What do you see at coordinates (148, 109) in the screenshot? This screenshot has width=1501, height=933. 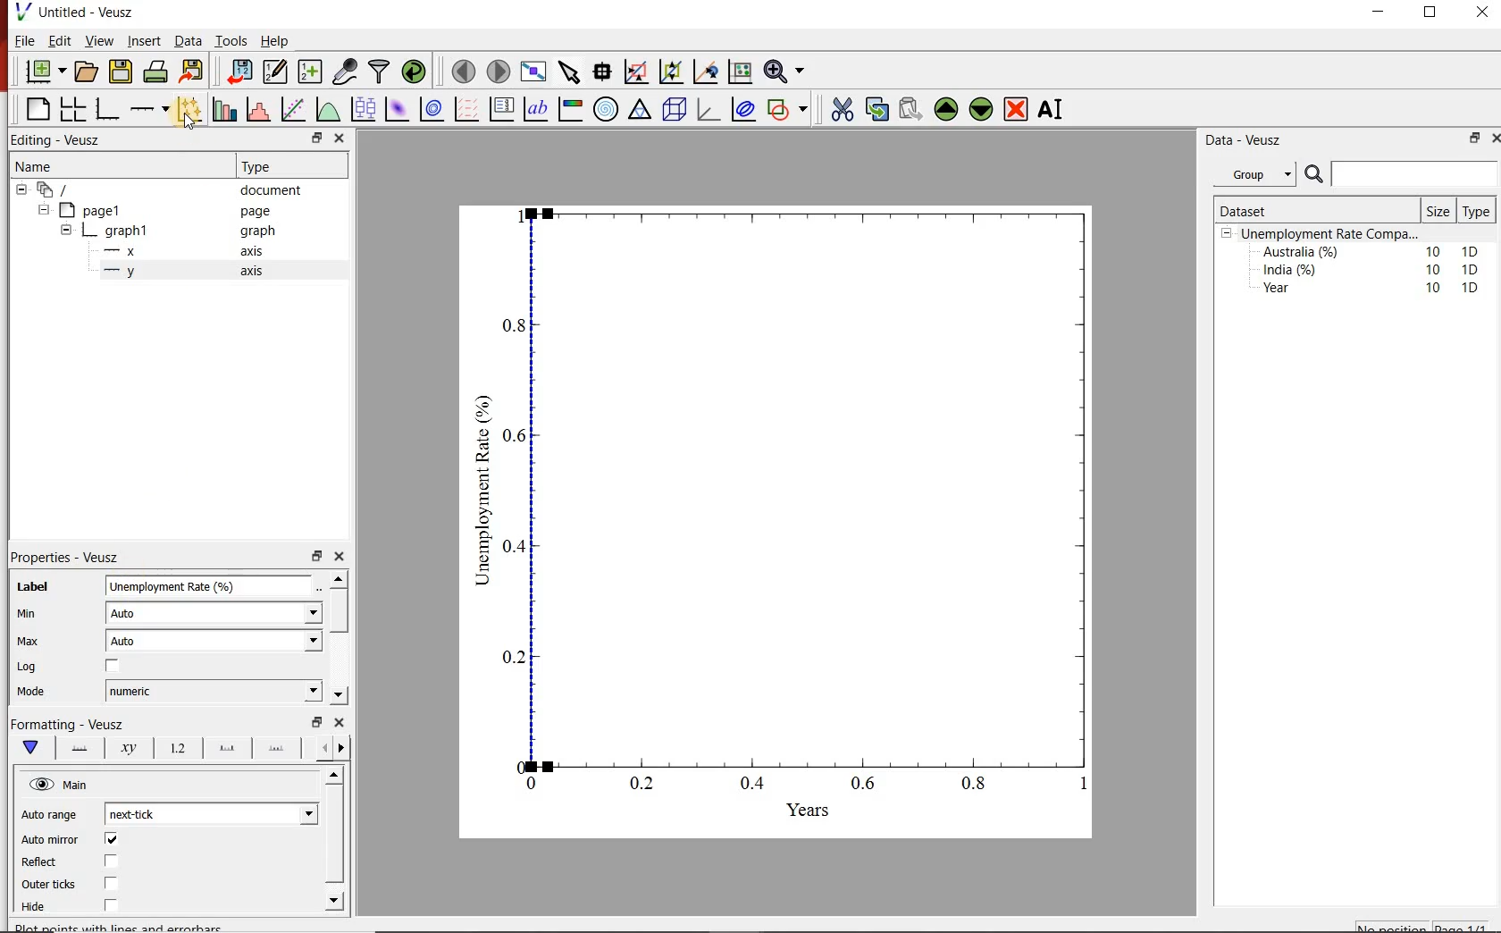 I see `add an axis` at bounding box center [148, 109].